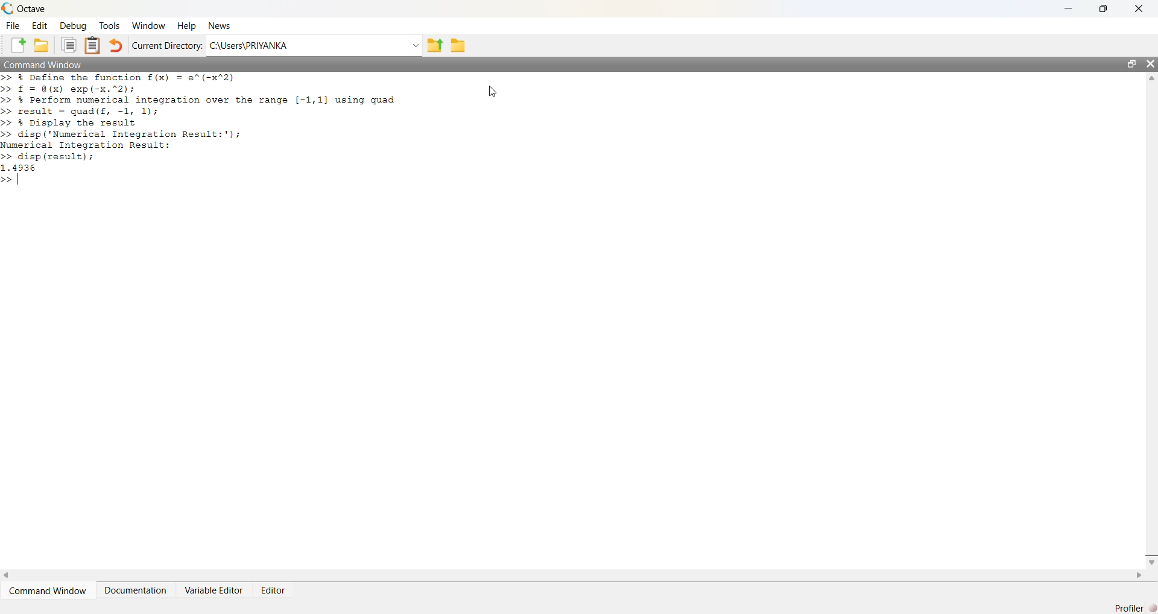 The image size is (1158, 614). I want to click on Profiler, so click(1130, 608).